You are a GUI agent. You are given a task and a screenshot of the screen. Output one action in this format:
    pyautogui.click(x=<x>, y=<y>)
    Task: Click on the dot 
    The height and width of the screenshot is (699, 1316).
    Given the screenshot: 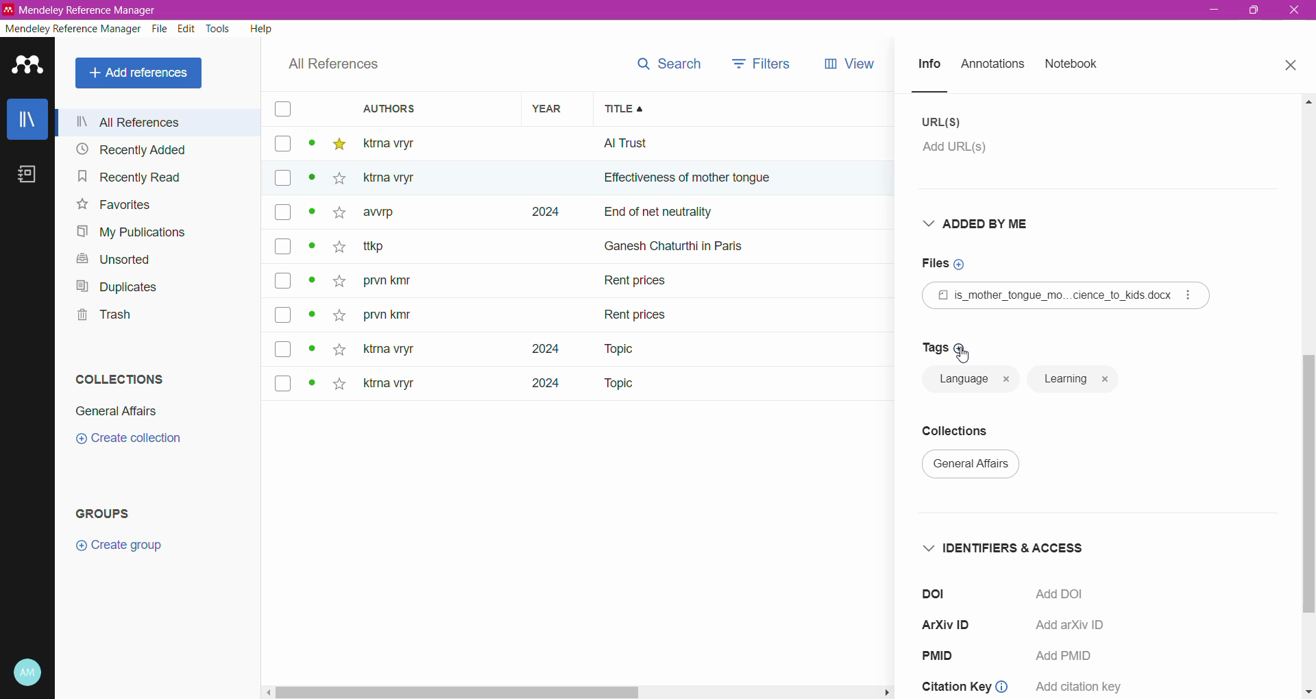 What is the action you would take?
    pyautogui.click(x=310, y=146)
    